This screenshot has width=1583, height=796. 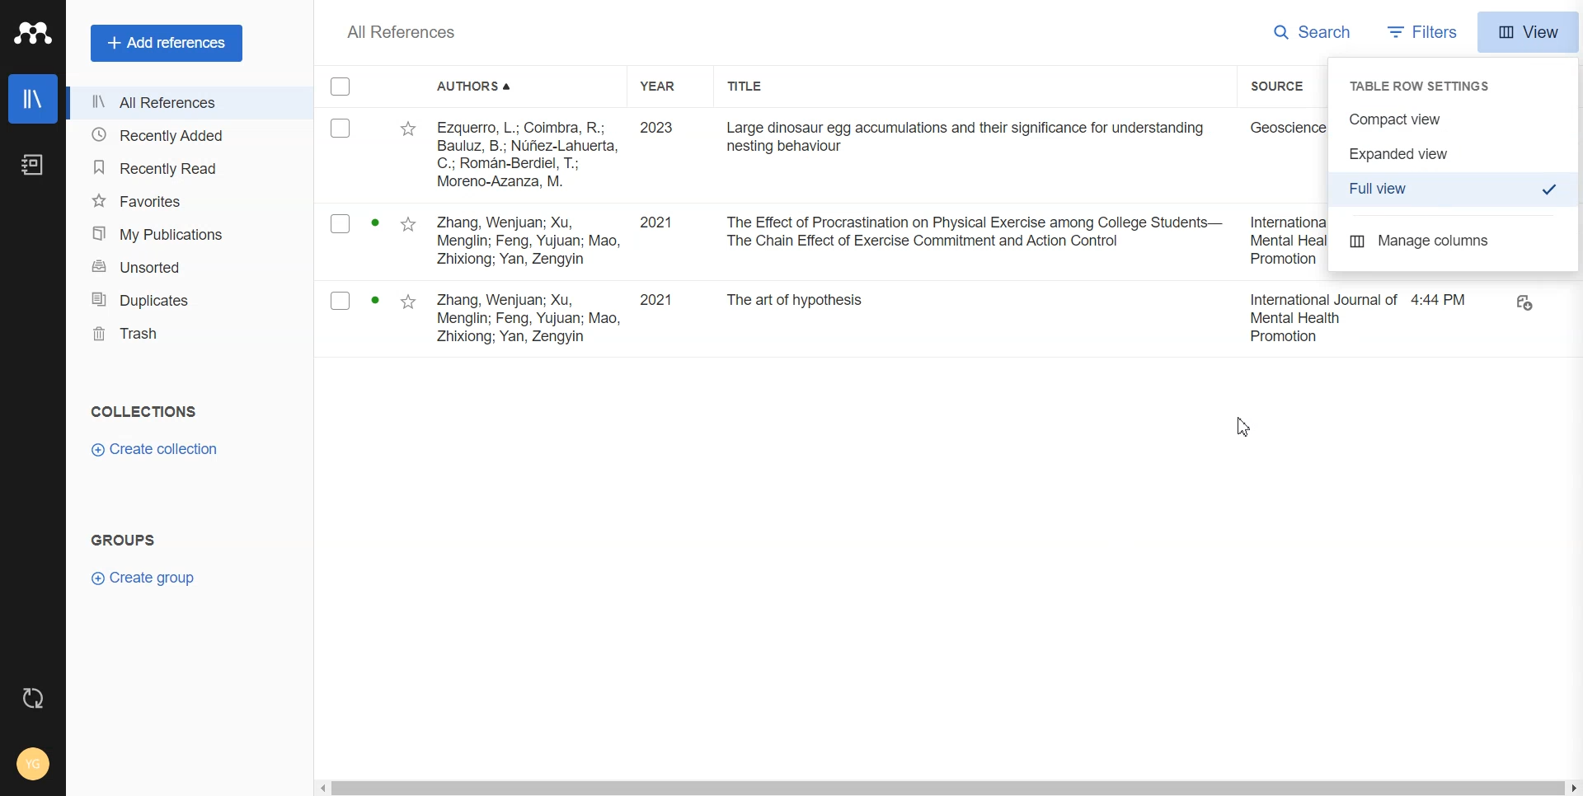 I want to click on Unsorted, so click(x=177, y=266).